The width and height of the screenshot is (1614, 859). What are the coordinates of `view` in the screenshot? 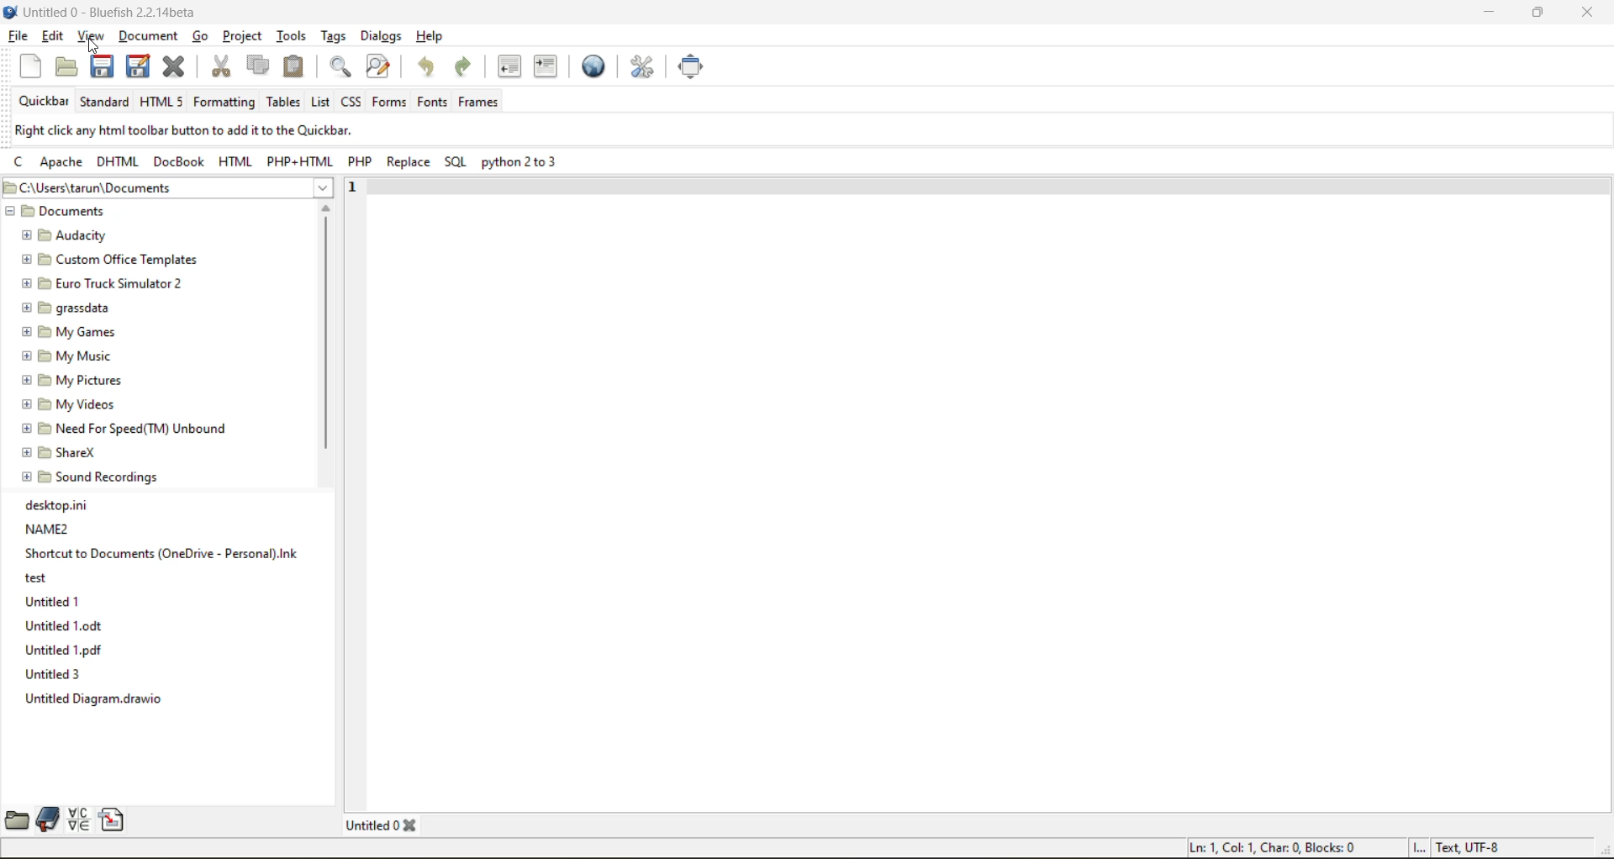 It's located at (91, 37).